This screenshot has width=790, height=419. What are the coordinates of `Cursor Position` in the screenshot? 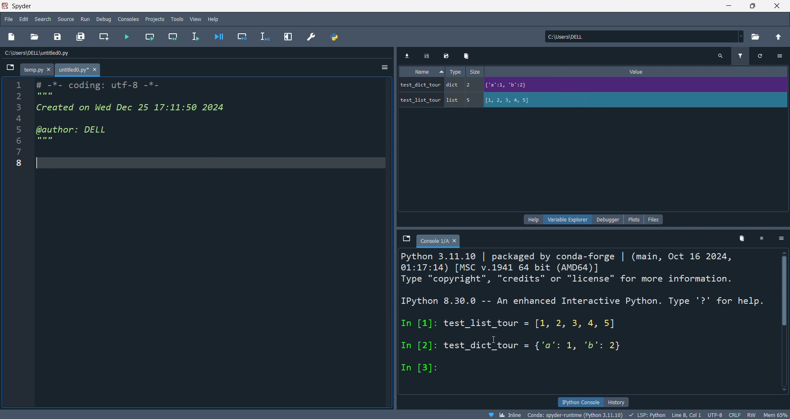 It's located at (494, 339).